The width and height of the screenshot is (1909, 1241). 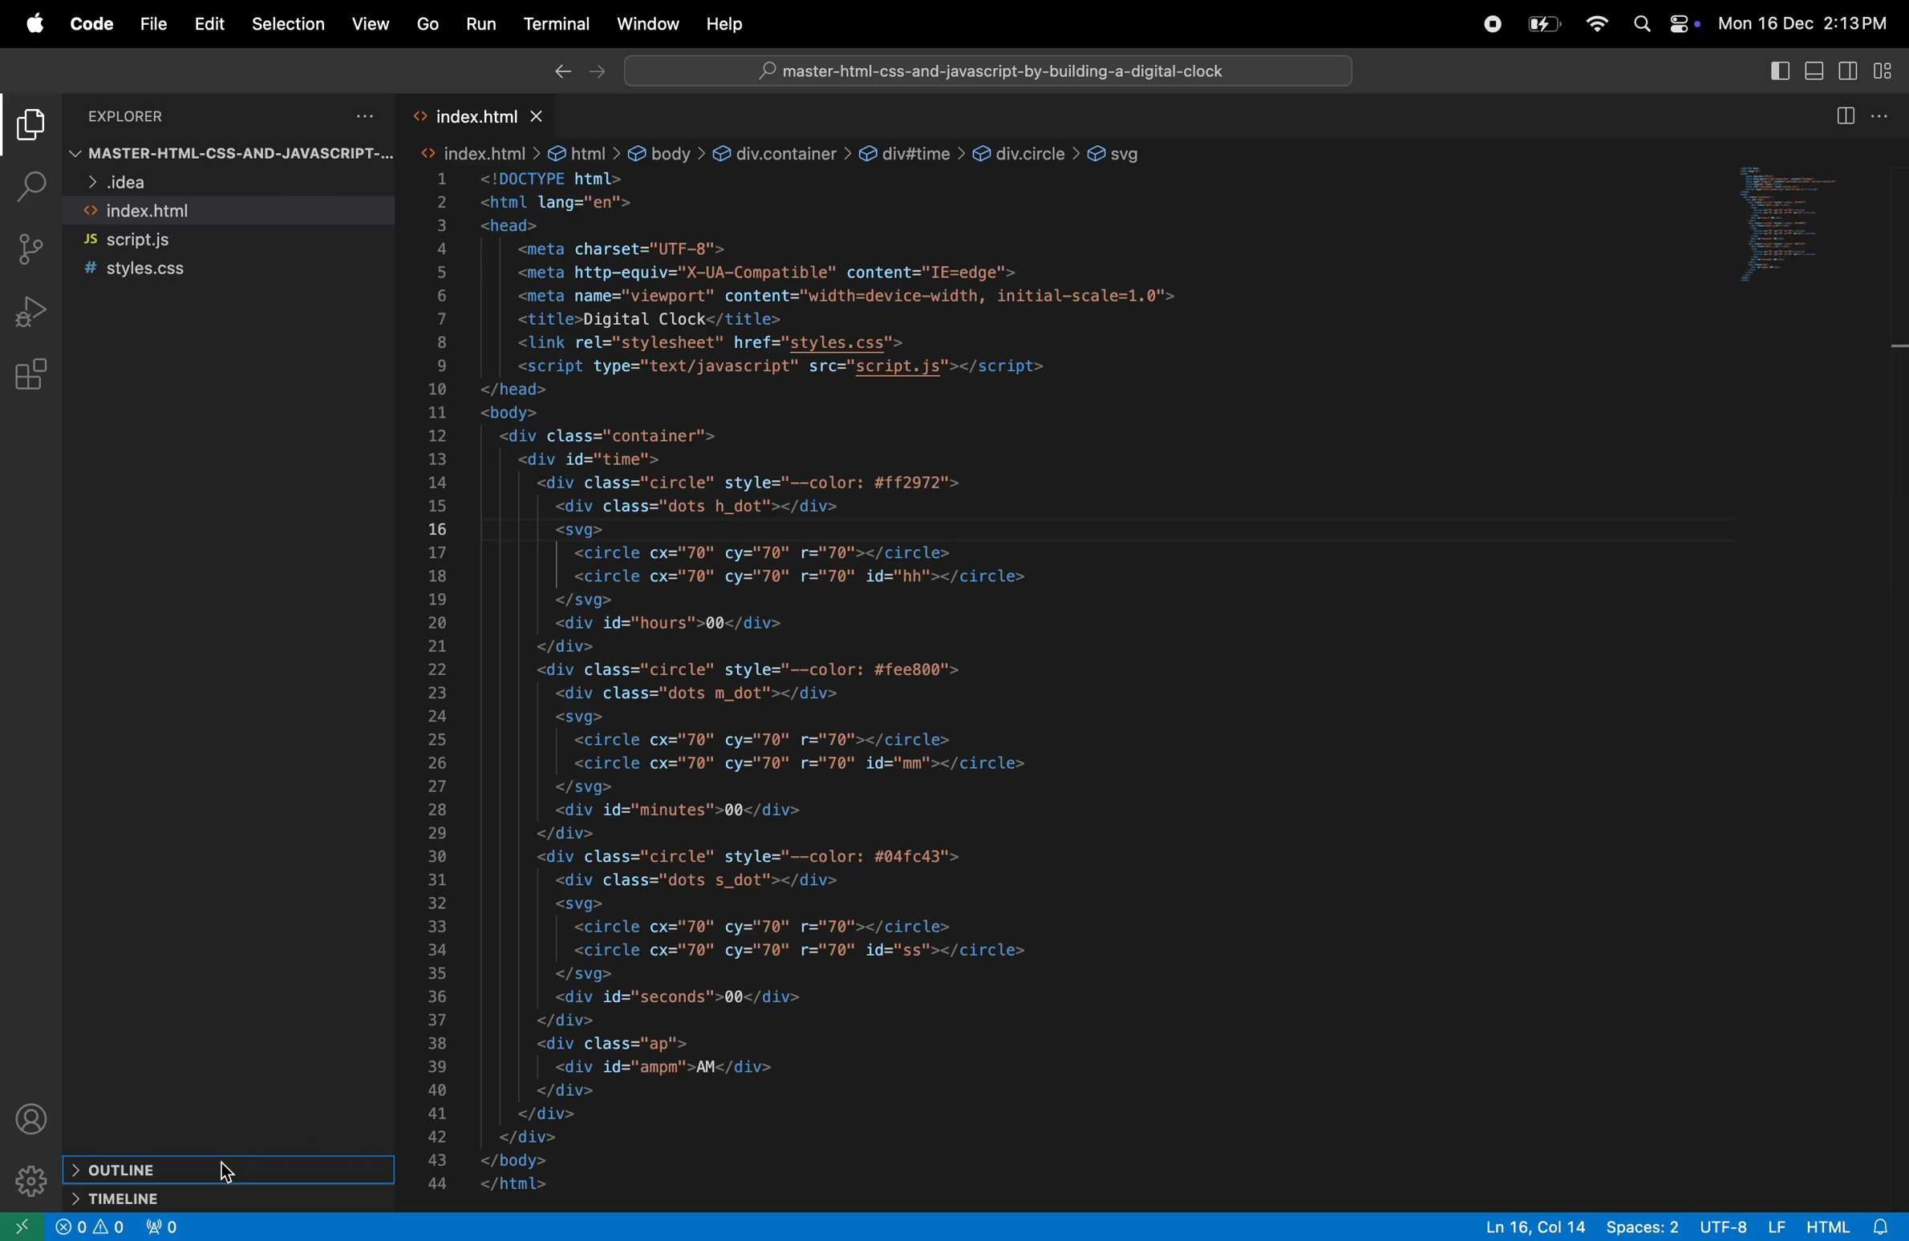 What do you see at coordinates (1590, 24) in the screenshot?
I see `wifi` at bounding box center [1590, 24].